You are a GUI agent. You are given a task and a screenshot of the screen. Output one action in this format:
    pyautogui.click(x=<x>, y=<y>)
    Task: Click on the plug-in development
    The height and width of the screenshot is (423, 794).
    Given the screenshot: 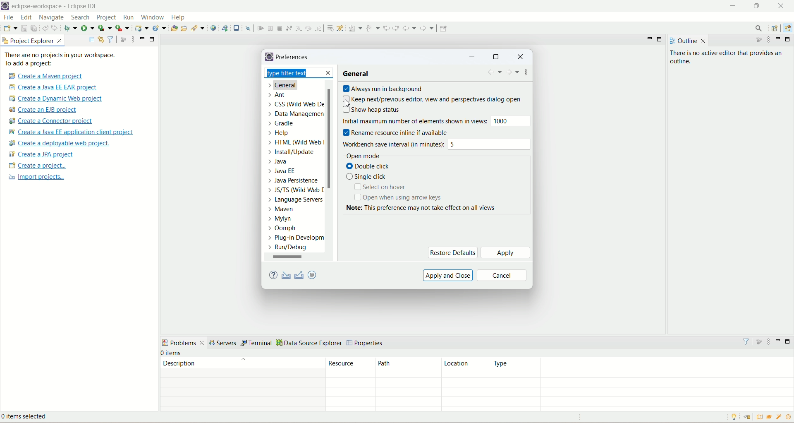 What is the action you would take?
    pyautogui.click(x=296, y=238)
    